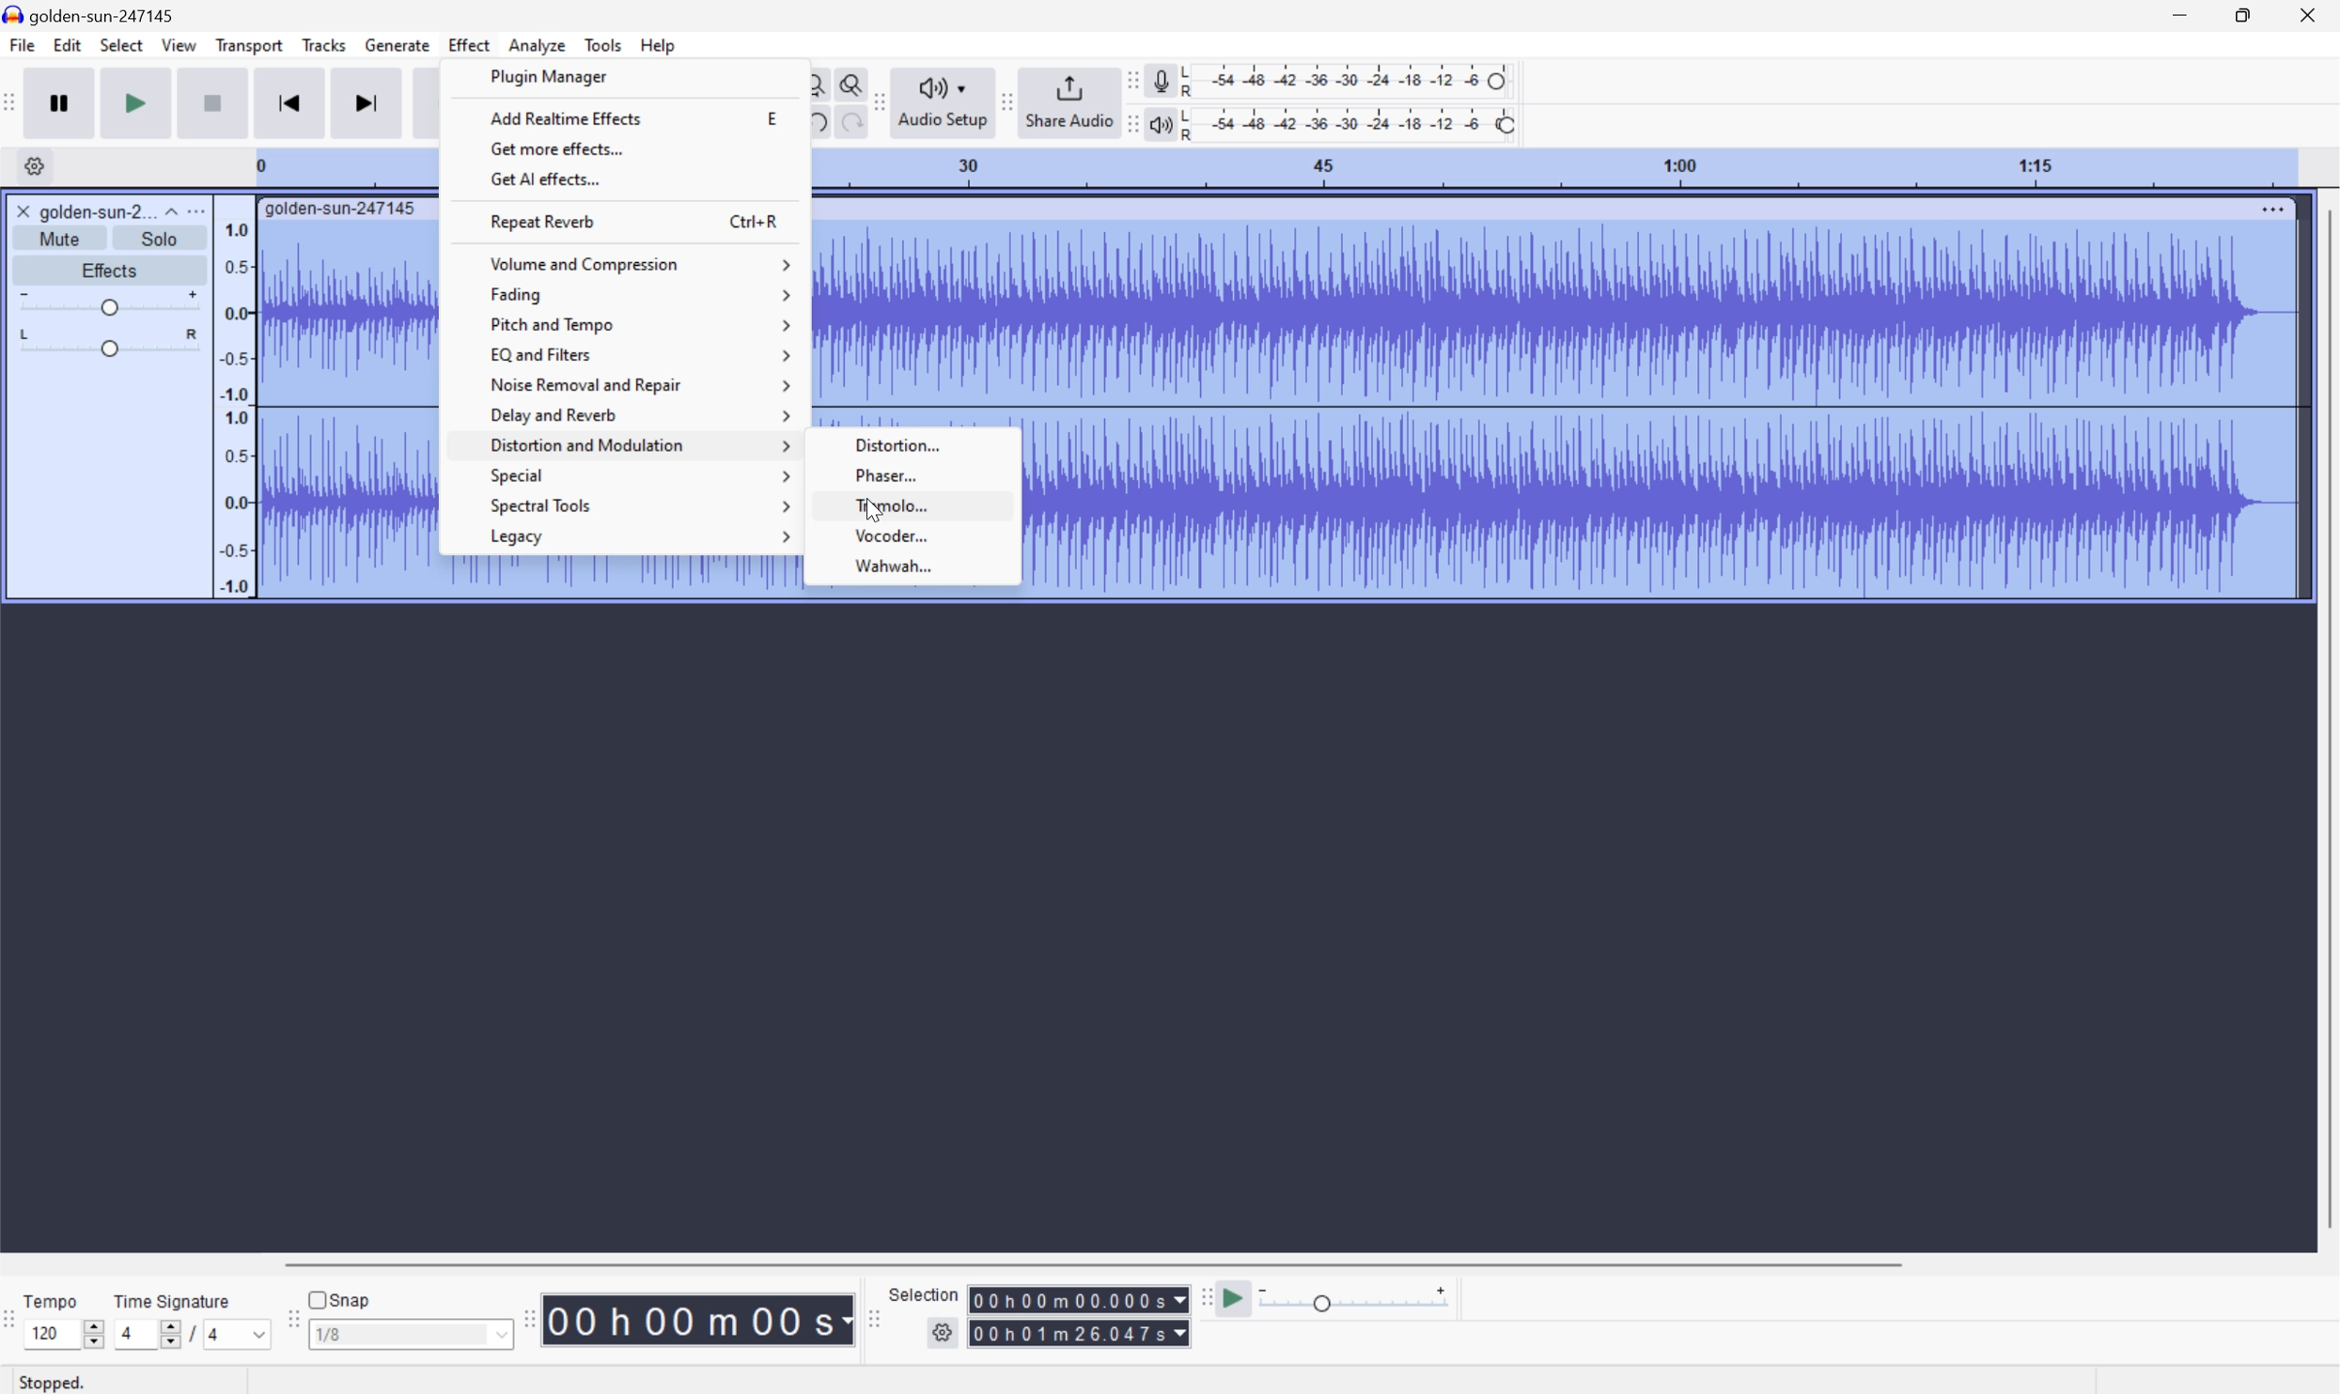 Image resolution: width=2340 pixels, height=1394 pixels. What do you see at coordinates (399, 46) in the screenshot?
I see `Generate` at bounding box center [399, 46].